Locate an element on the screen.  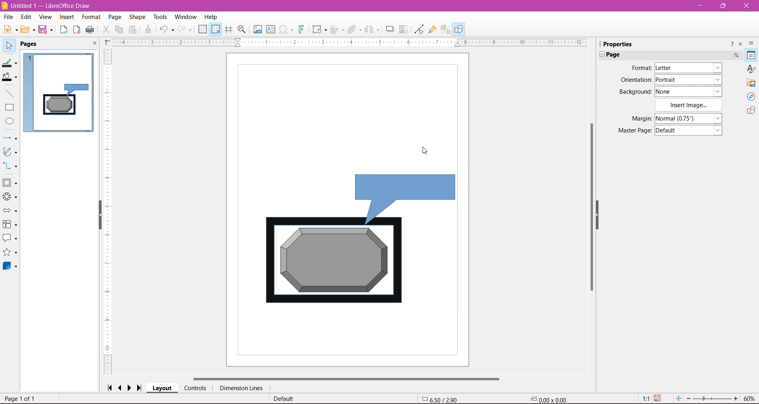
Edit is located at coordinates (26, 17).